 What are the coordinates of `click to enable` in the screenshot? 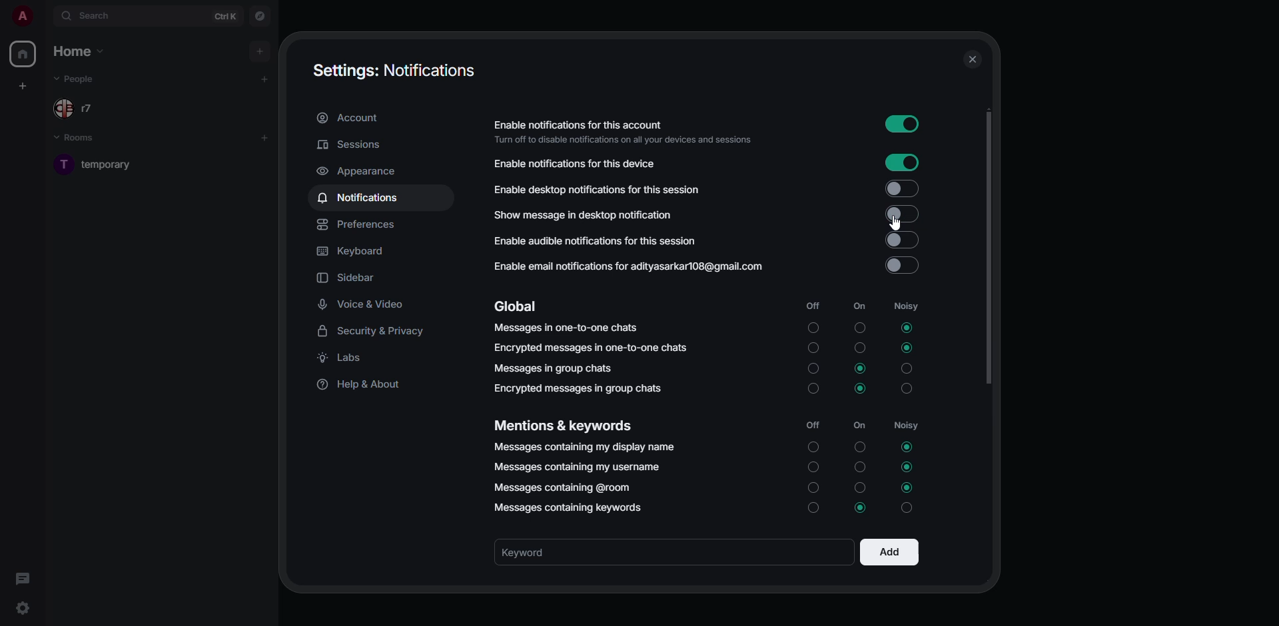 It's located at (904, 240).